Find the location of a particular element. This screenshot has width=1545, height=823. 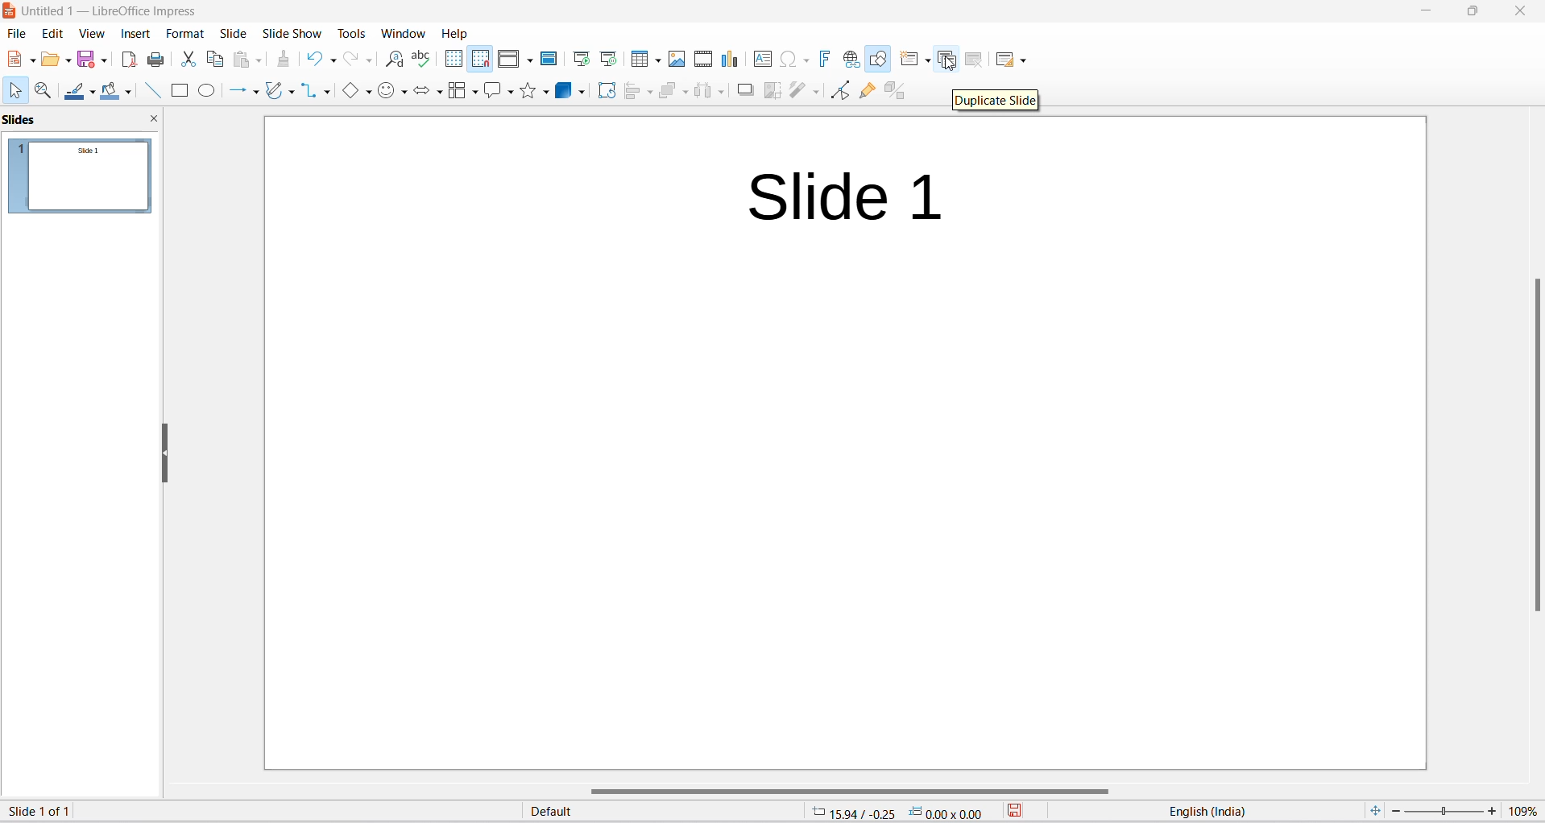

insert is located at coordinates (134, 33).